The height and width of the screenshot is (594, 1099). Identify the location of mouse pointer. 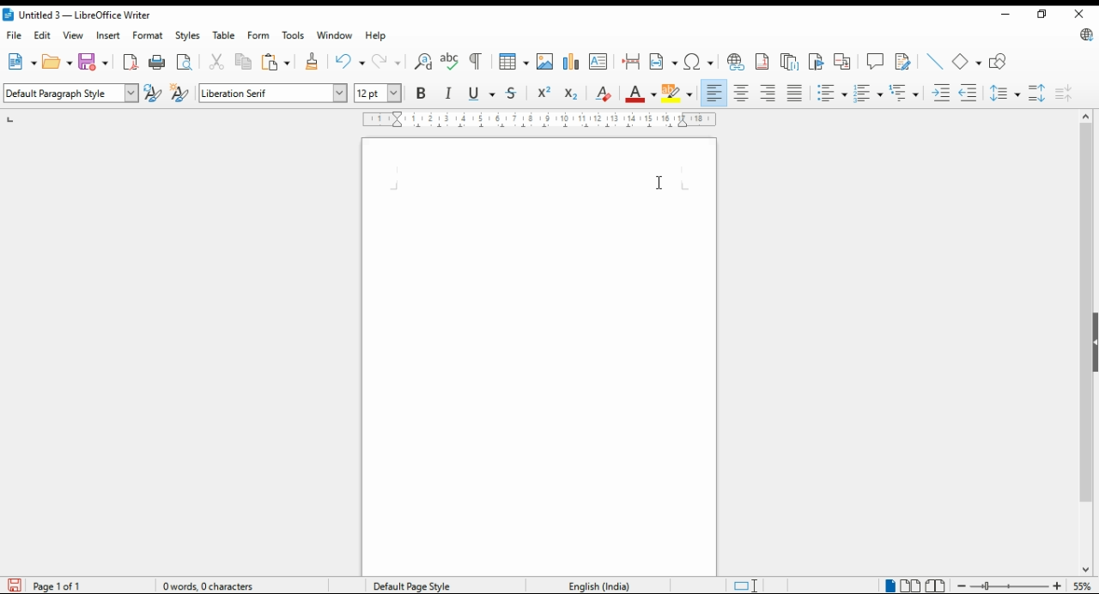
(657, 184).